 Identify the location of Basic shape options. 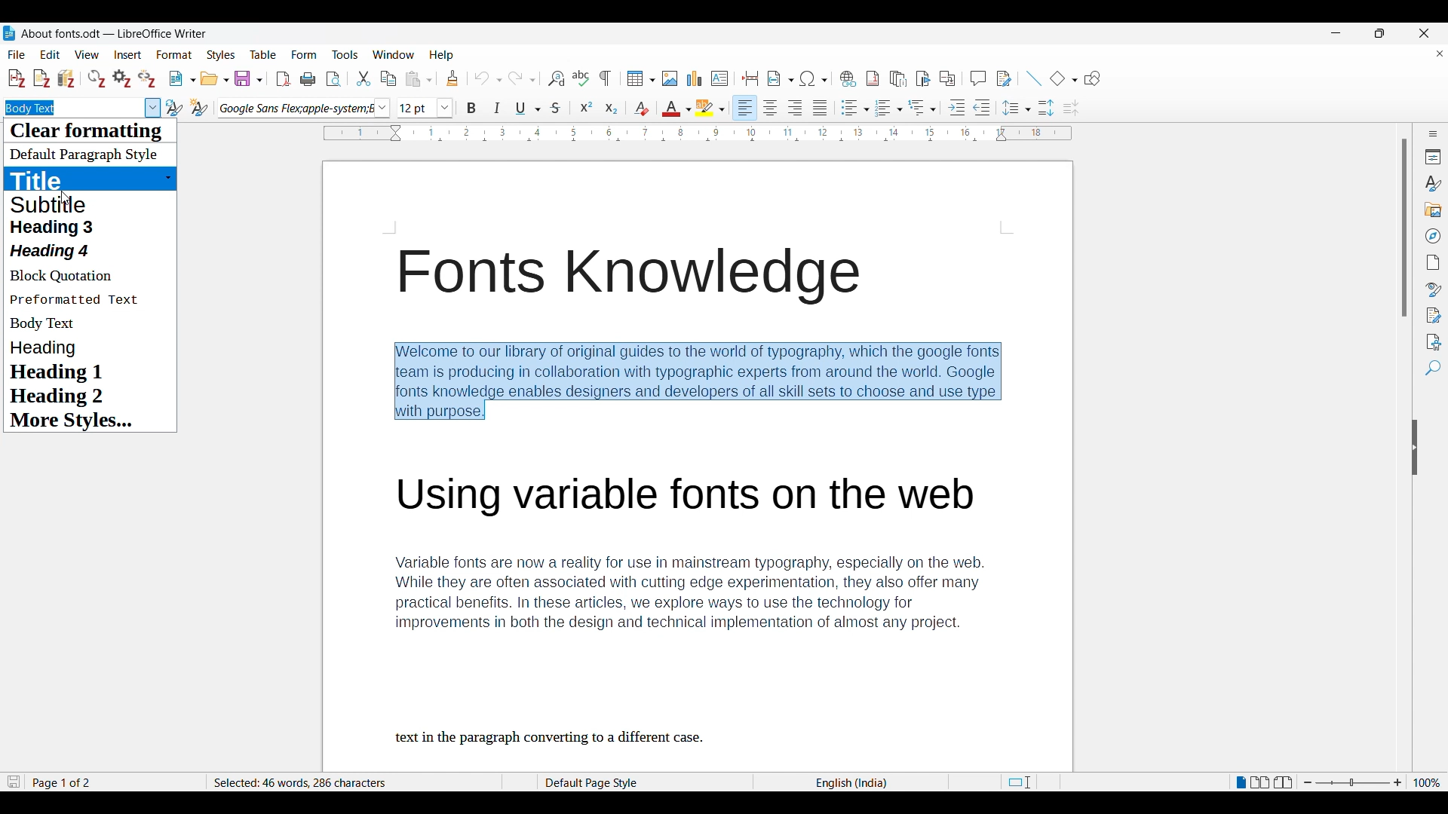
(1064, 78).